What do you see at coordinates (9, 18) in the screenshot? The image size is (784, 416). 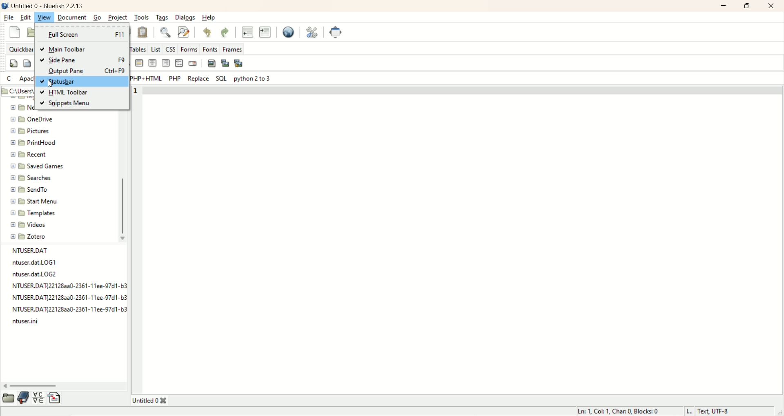 I see `file` at bounding box center [9, 18].